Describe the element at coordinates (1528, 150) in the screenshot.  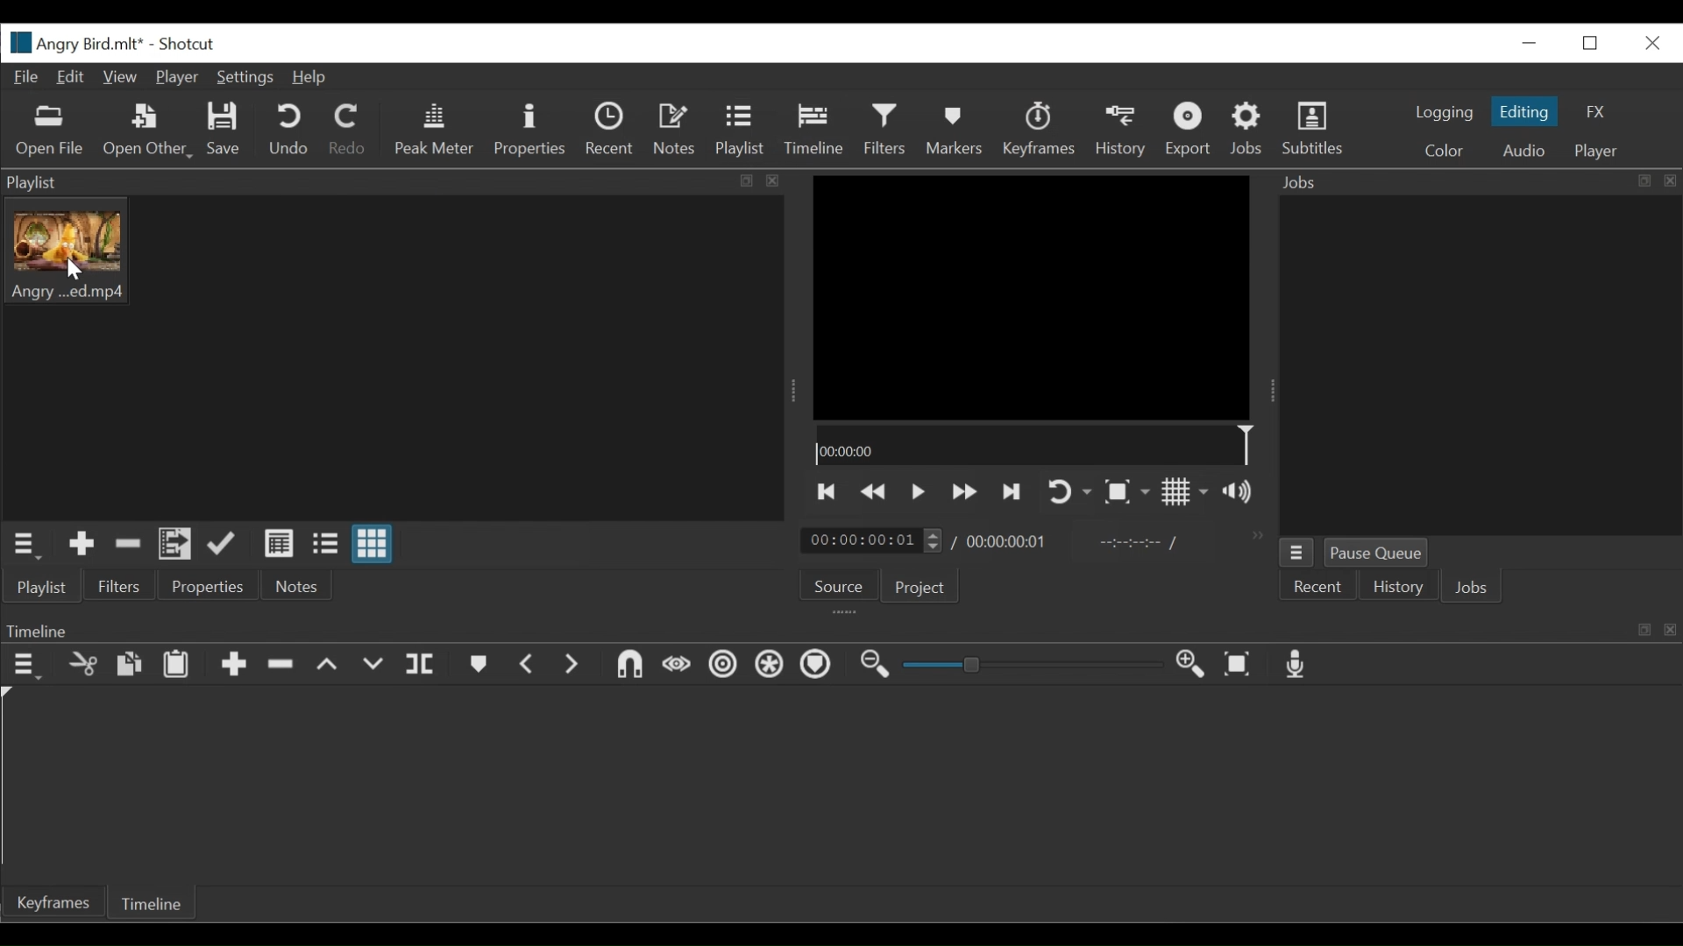
I see `Audio` at that location.